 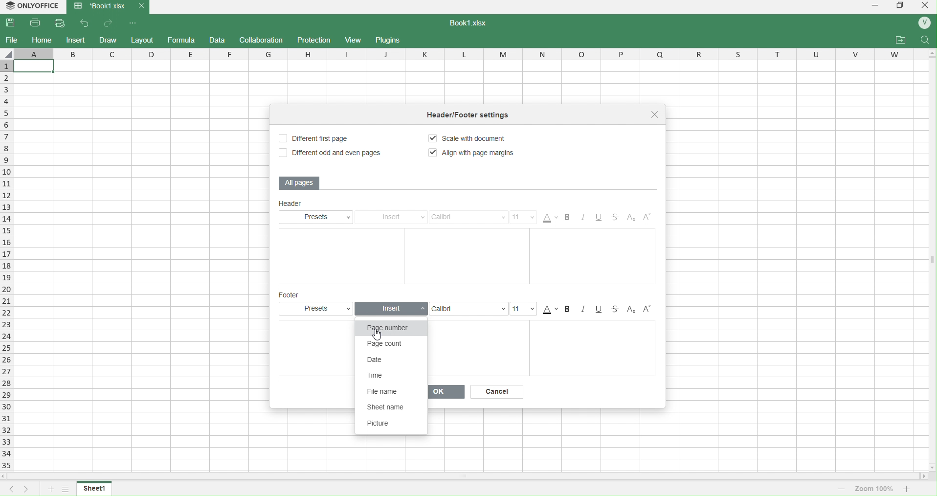 I want to click on data, so click(x=219, y=41).